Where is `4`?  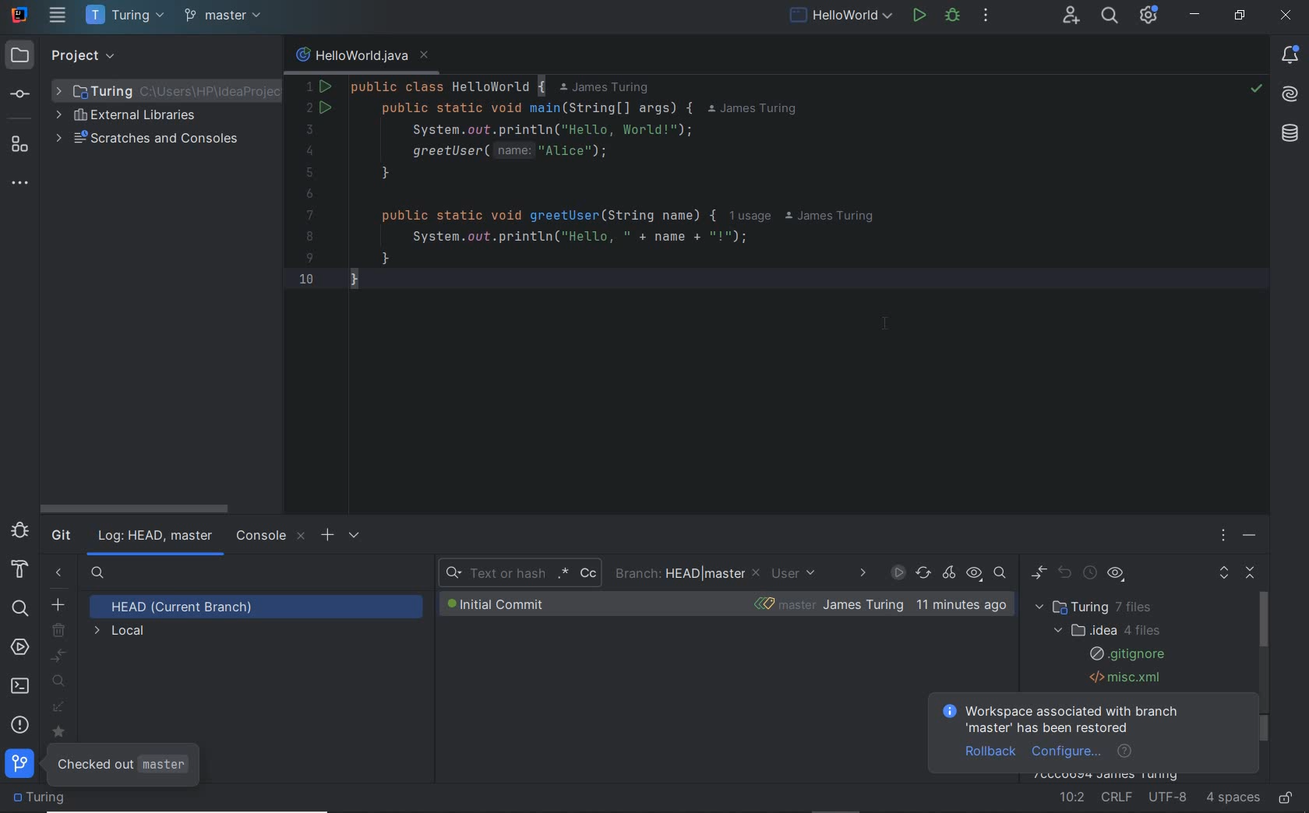
4 is located at coordinates (309, 151).